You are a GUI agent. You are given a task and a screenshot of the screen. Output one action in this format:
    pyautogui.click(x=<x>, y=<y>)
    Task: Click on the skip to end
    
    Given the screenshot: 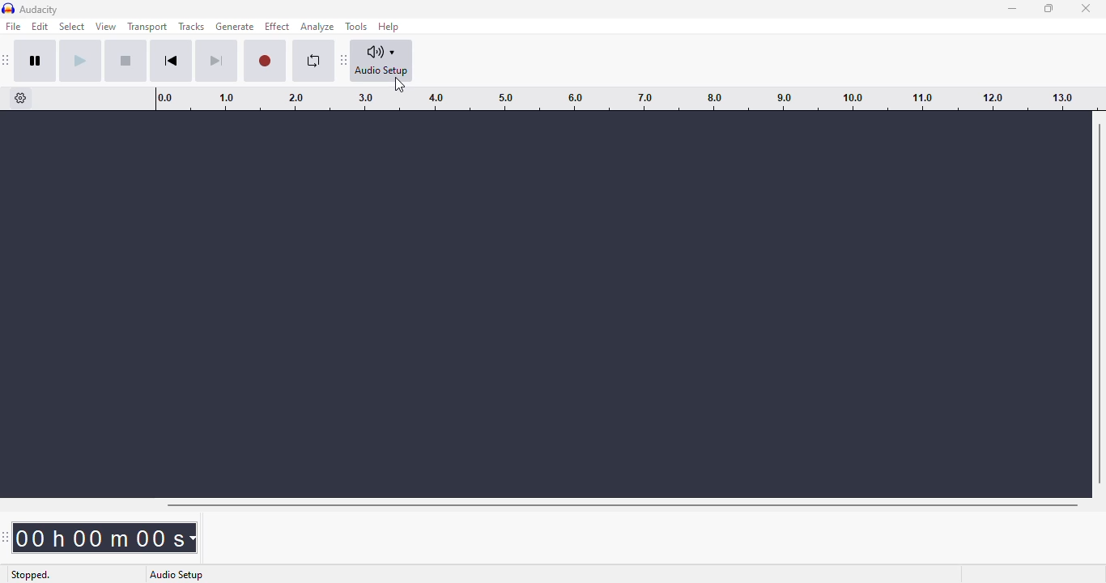 What is the action you would take?
    pyautogui.click(x=215, y=62)
    